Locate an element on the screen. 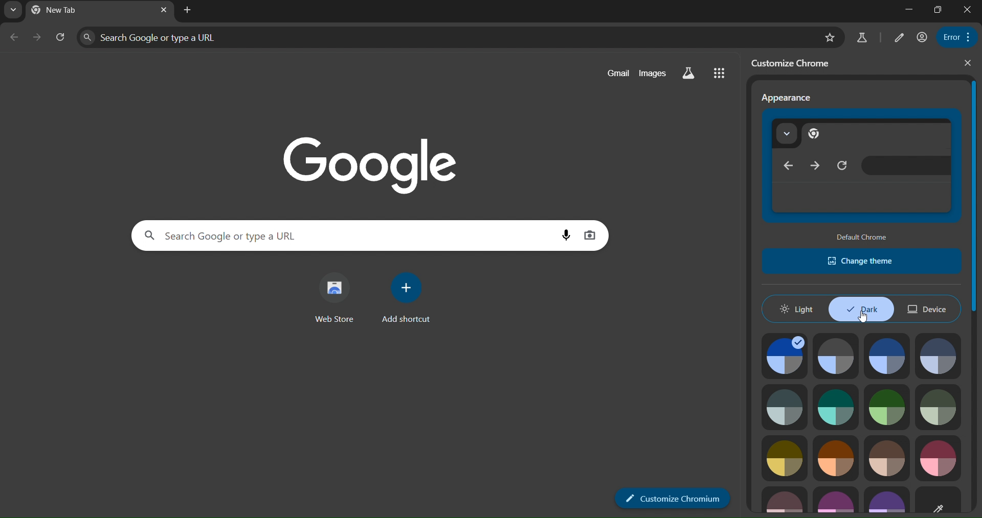 The image size is (982, 518). close tab is located at coordinates (164, 10).